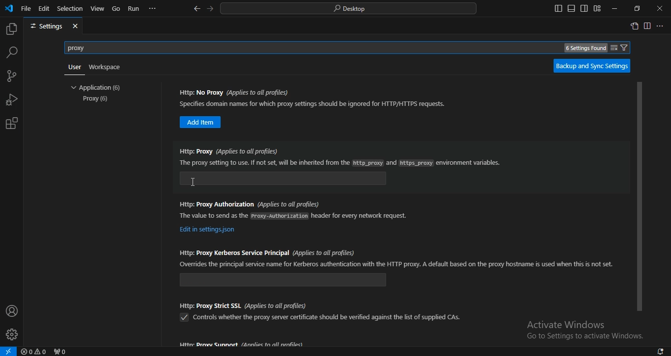 The width and height of the screenshot is (671, 356). I want to click on proxy, so click(97, 100).